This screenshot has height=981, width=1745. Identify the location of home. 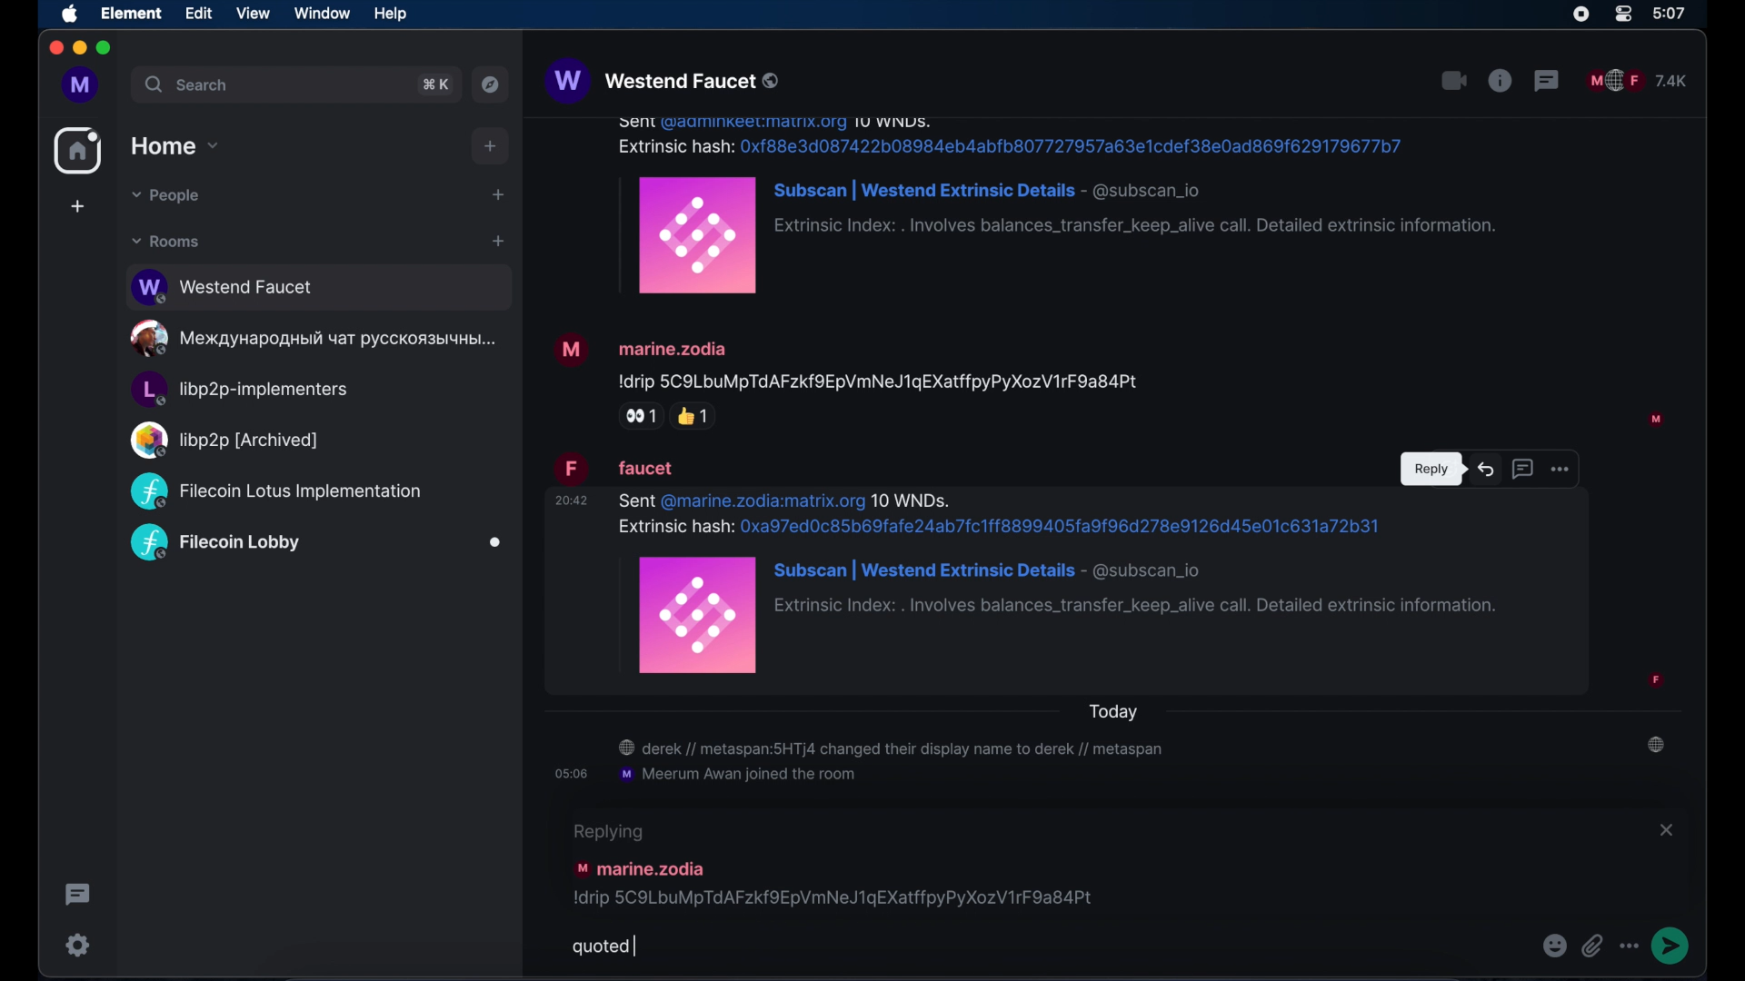
(77, 151).